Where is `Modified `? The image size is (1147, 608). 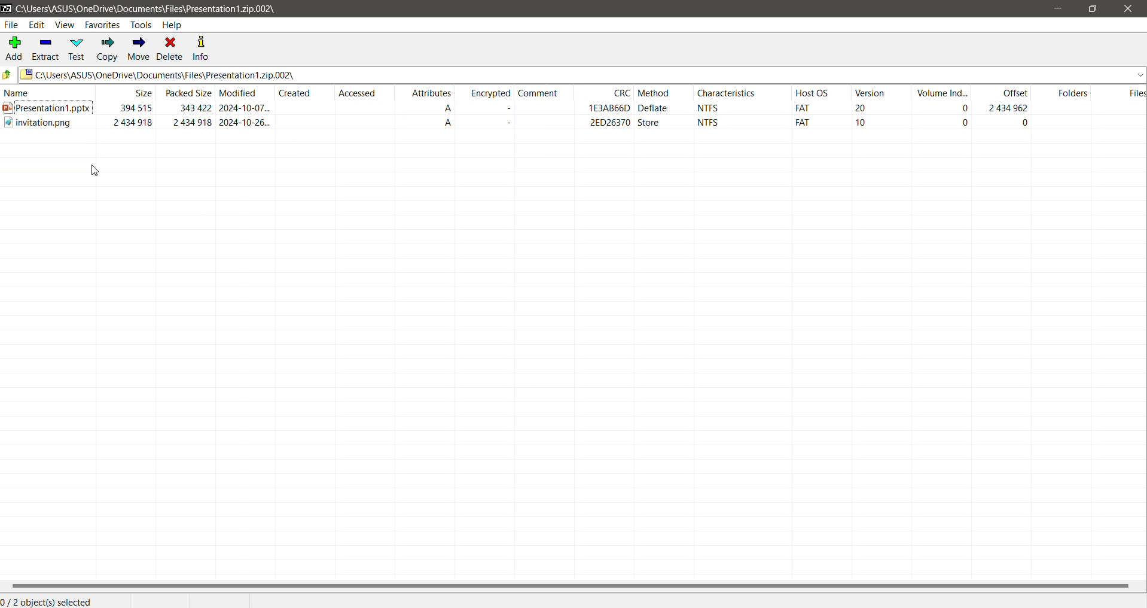 Modified  is located at coordinates (245, 91).